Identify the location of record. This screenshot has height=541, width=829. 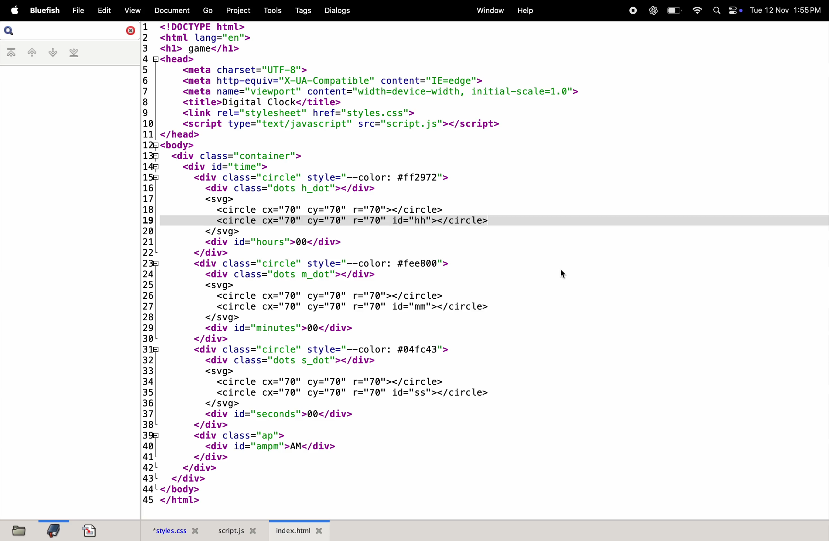
(632, 11).